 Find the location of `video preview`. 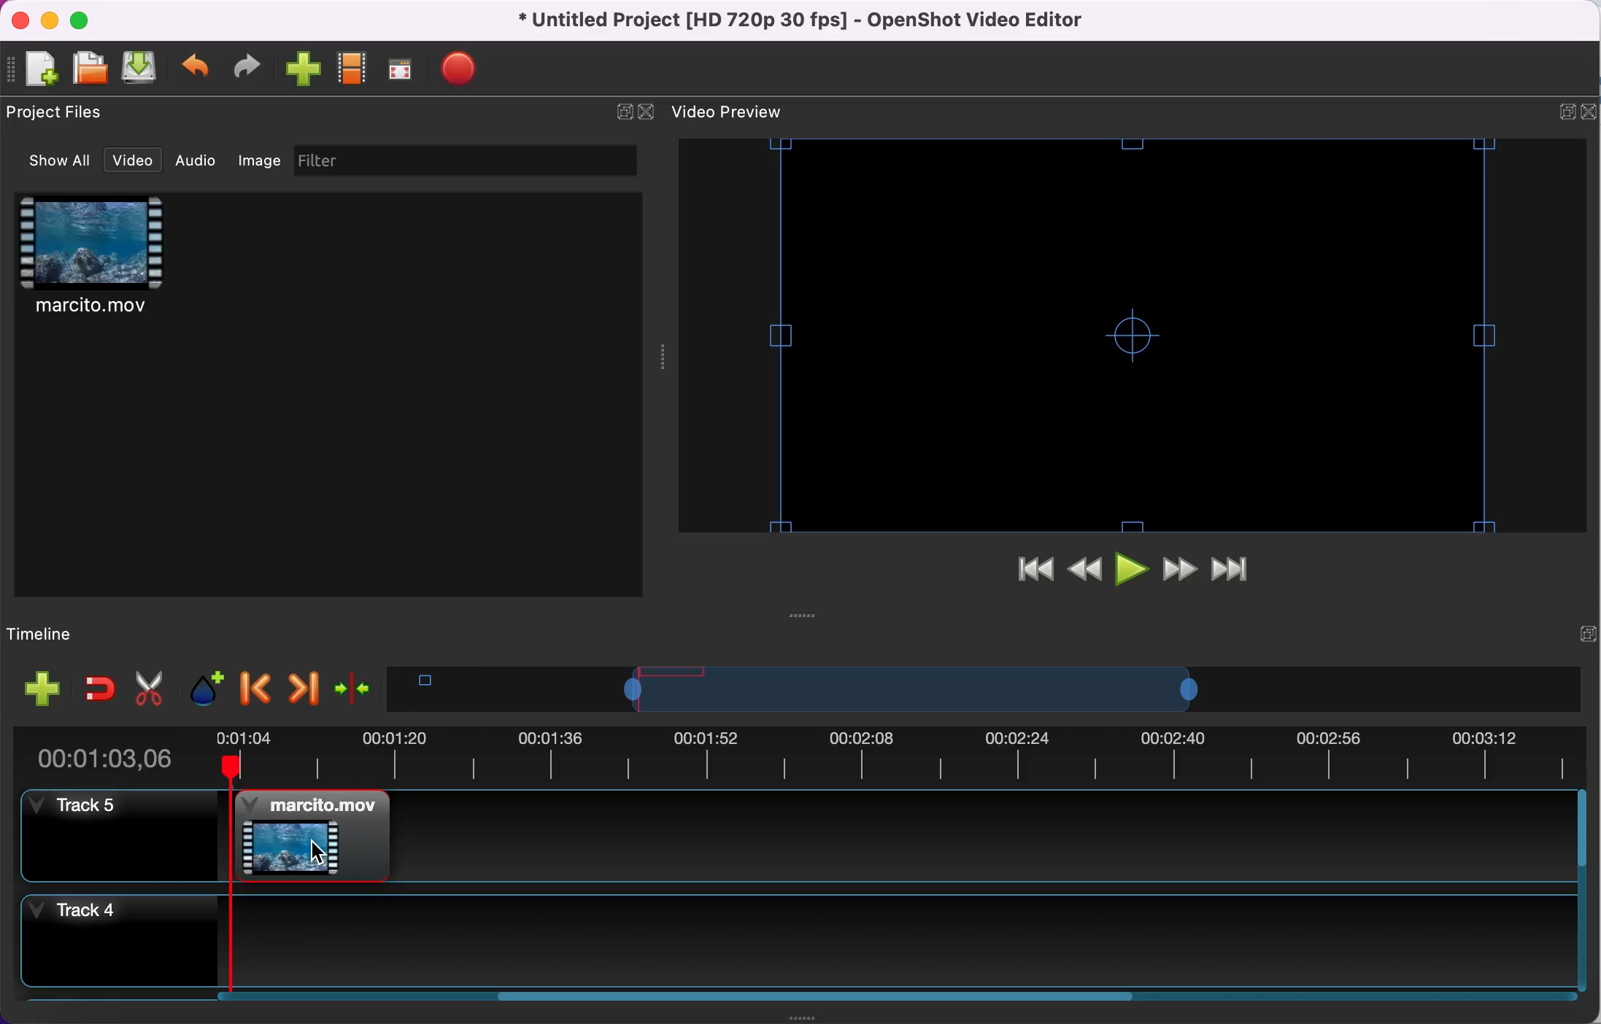

video preview is located at coordinates (1129, 334).